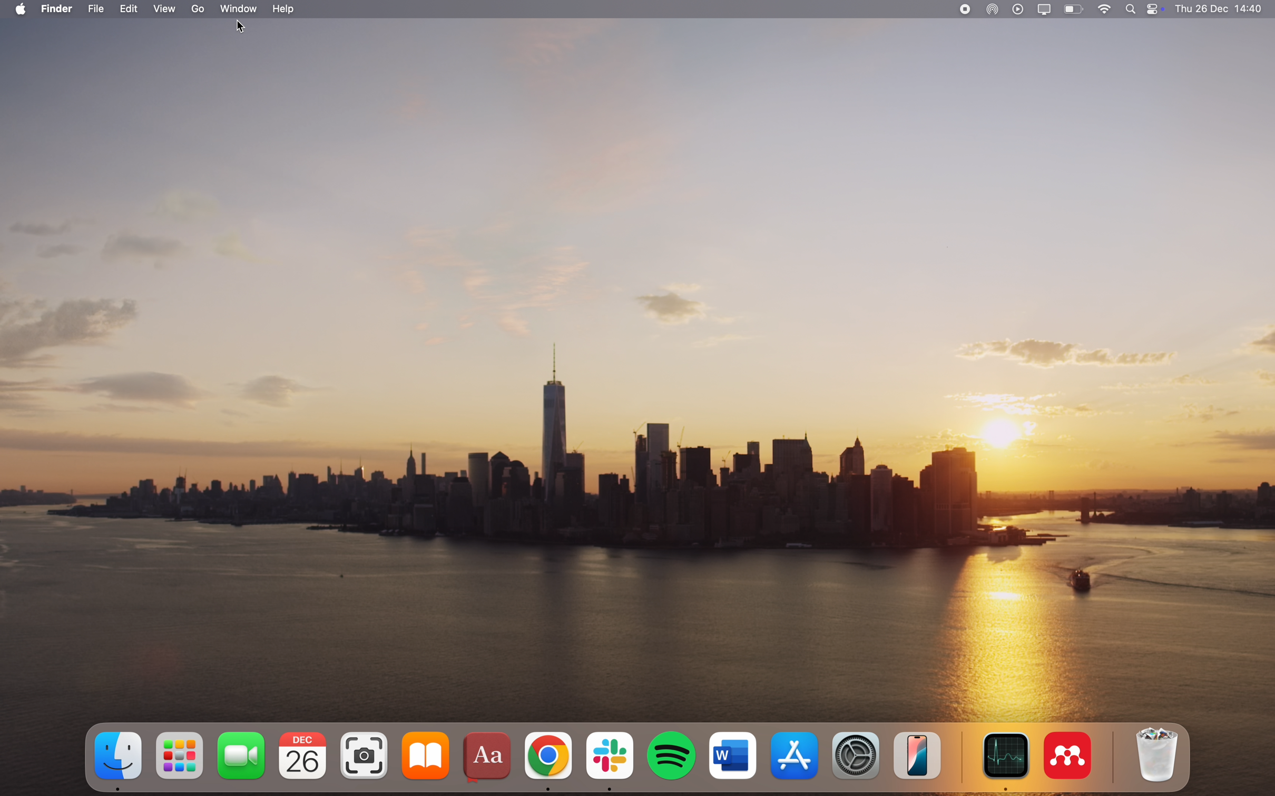 Image resolution: width=1275 pixels, height=796 pixels. I want to click on word, so click(732, 754).